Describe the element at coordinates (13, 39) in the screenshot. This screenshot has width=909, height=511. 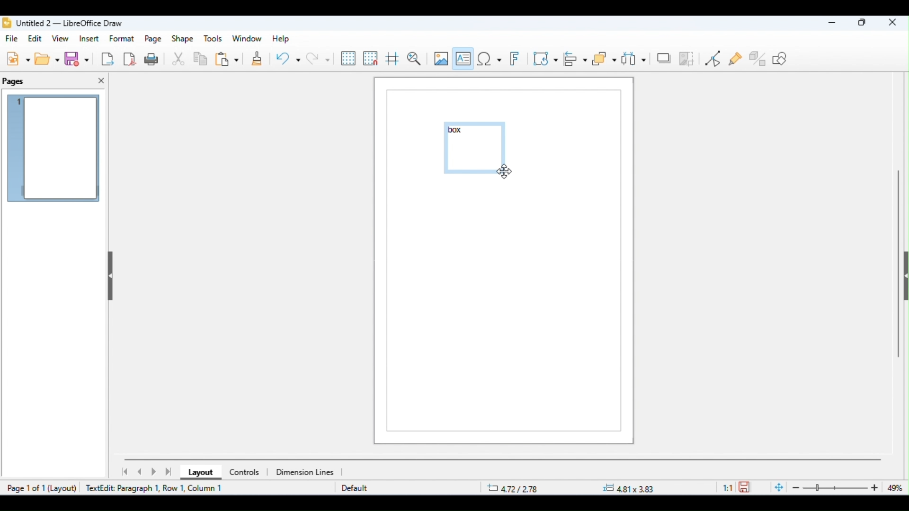
I see `file` at that location.